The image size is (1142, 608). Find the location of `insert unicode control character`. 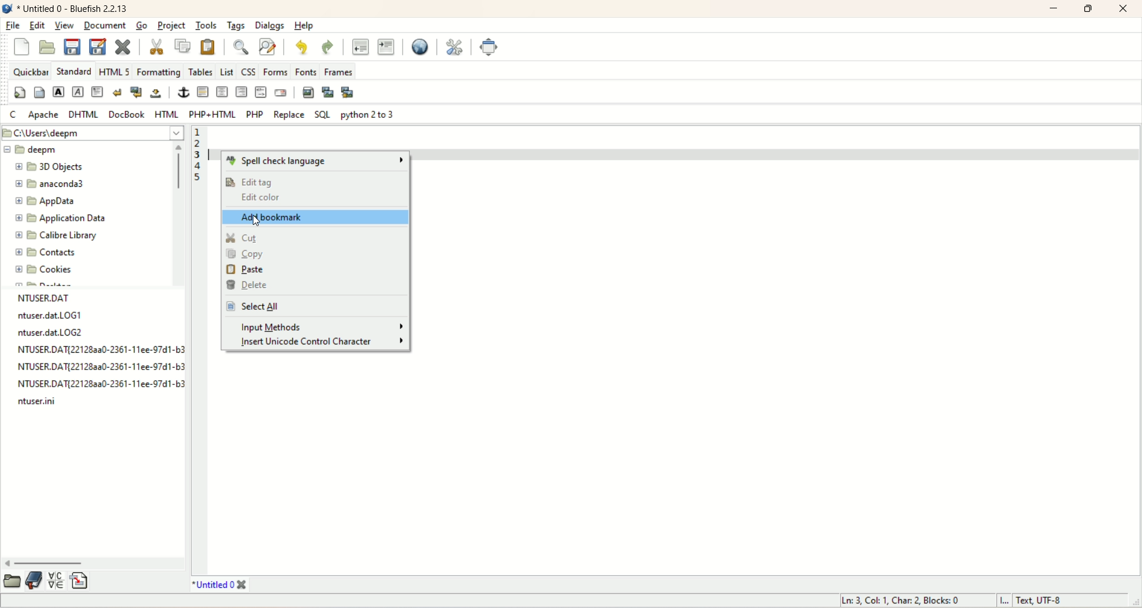

insert unicode control character is located at coordinates (324, 344).